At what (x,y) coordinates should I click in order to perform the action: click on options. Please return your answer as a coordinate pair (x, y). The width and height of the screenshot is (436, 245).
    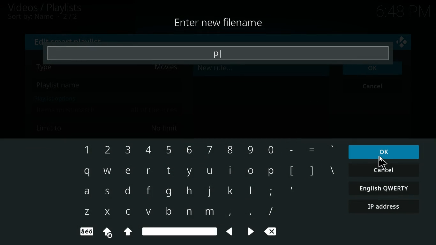
    Looking at the image, I should click on (53, 98).